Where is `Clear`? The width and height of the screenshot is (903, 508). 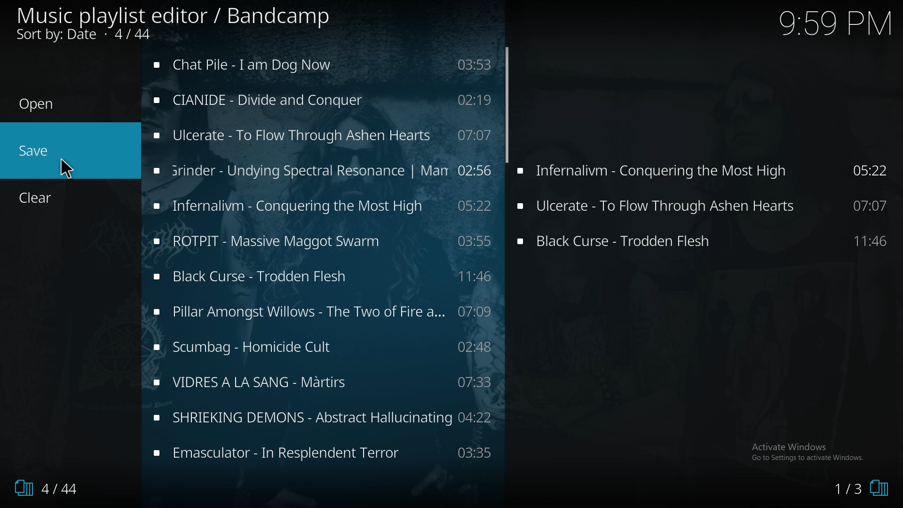 Clear is located at coordinates (41, 198).